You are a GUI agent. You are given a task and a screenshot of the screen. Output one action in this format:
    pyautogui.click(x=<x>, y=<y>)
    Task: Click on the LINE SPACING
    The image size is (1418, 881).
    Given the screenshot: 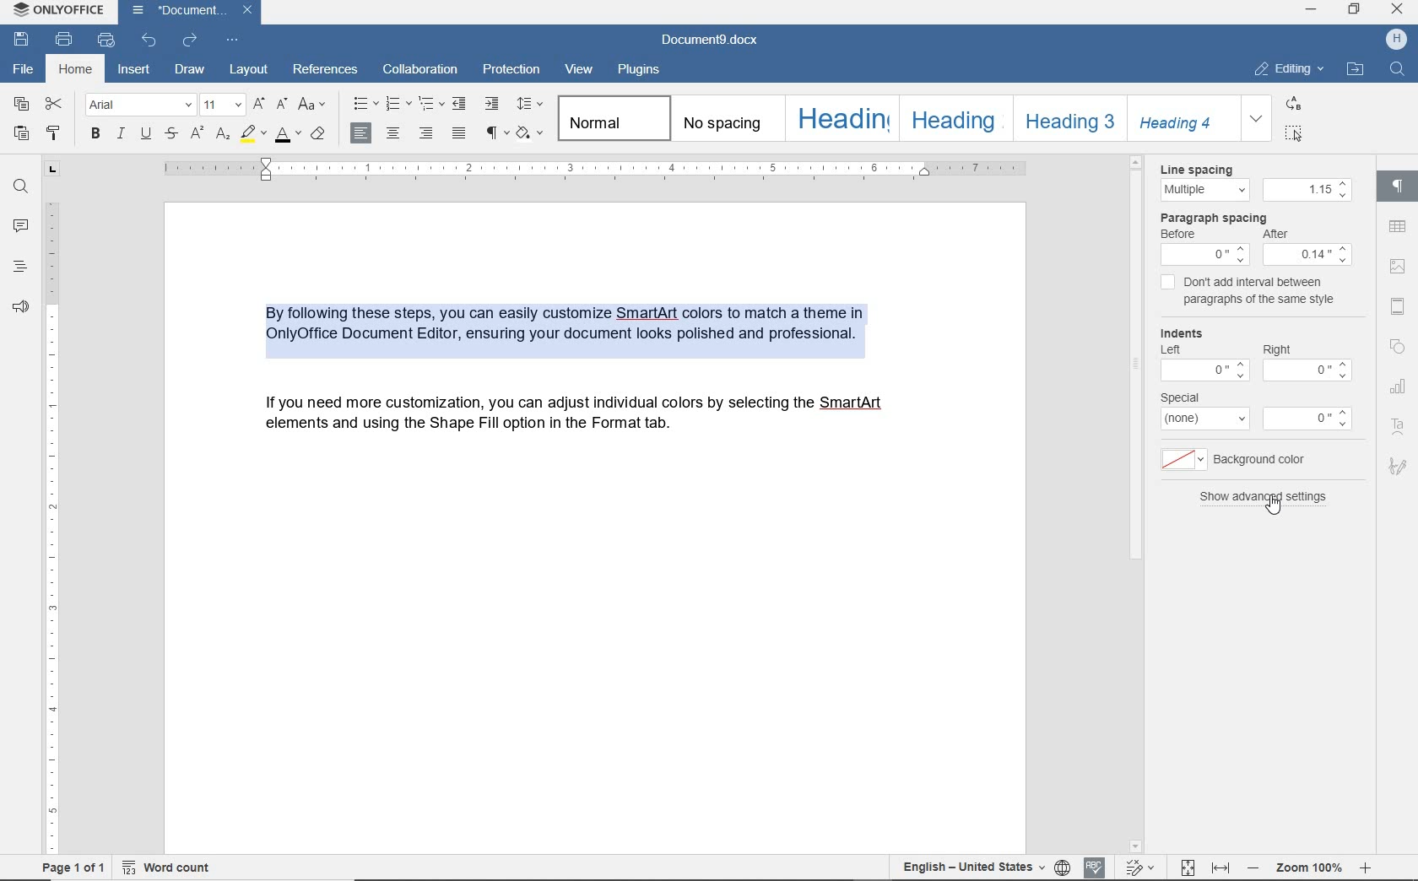 What is the action you would take?
    pyautogui.click(x=1199, y=166)
    